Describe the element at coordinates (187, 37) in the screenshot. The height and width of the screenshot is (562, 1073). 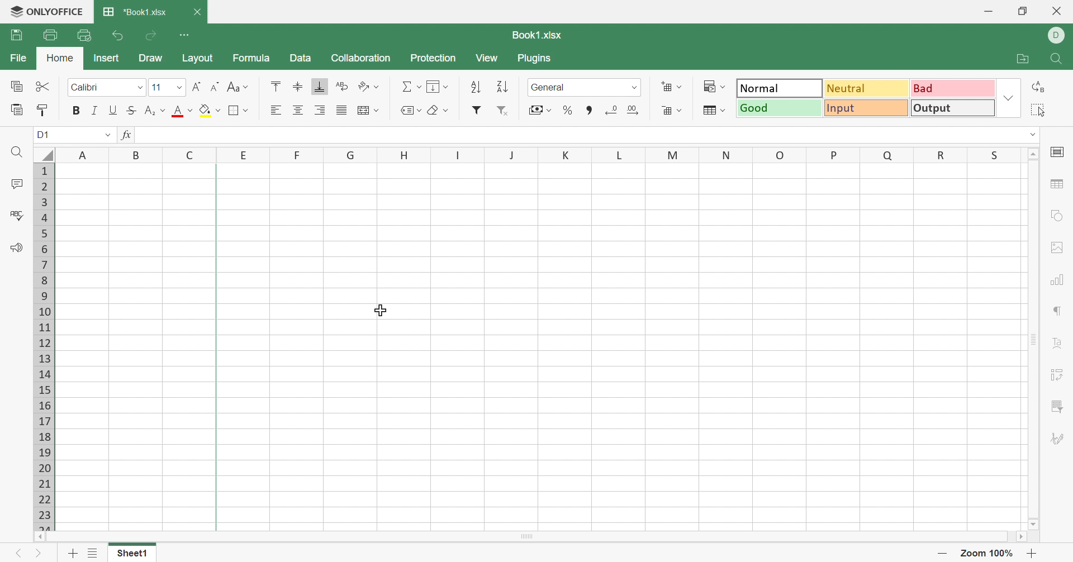
I see `Customize Quick Access Toolbar` at that location.